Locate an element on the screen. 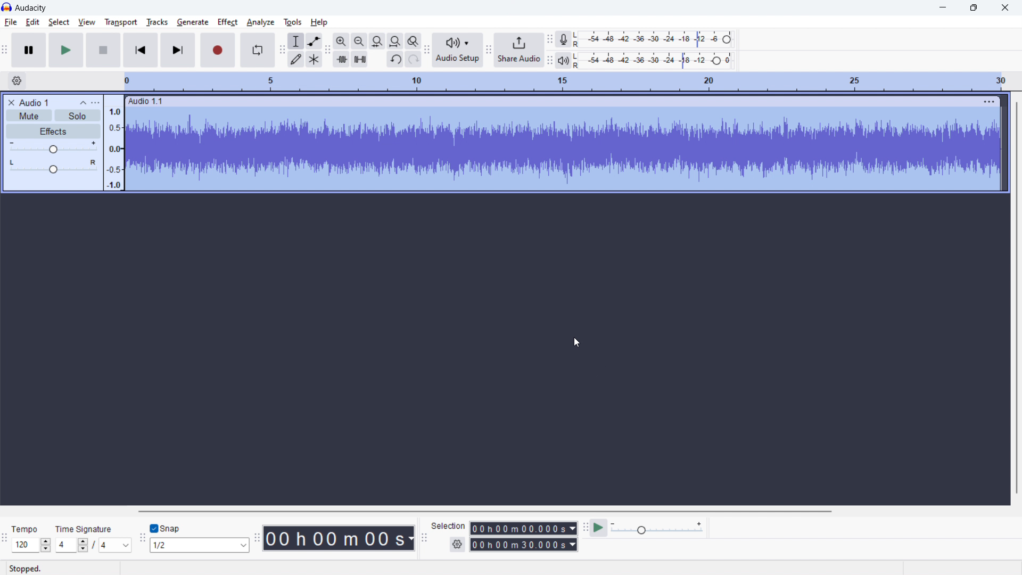  timeline is located at coordinates (567, 82).